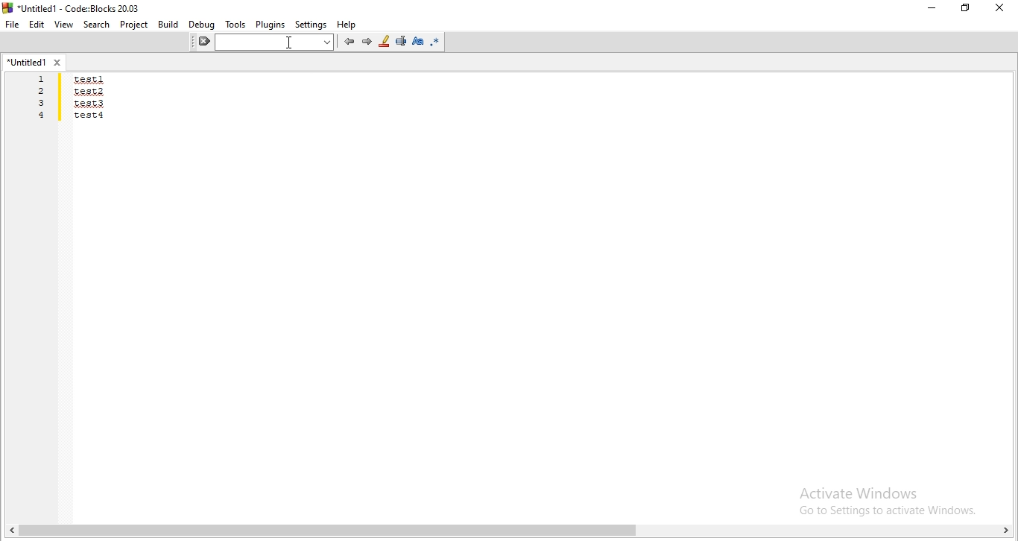 This screenshot has width=1018, height=541. What do you see at coordinates (11, 24) in the screenshot?
I see `File` at bounding box center [11, 24].